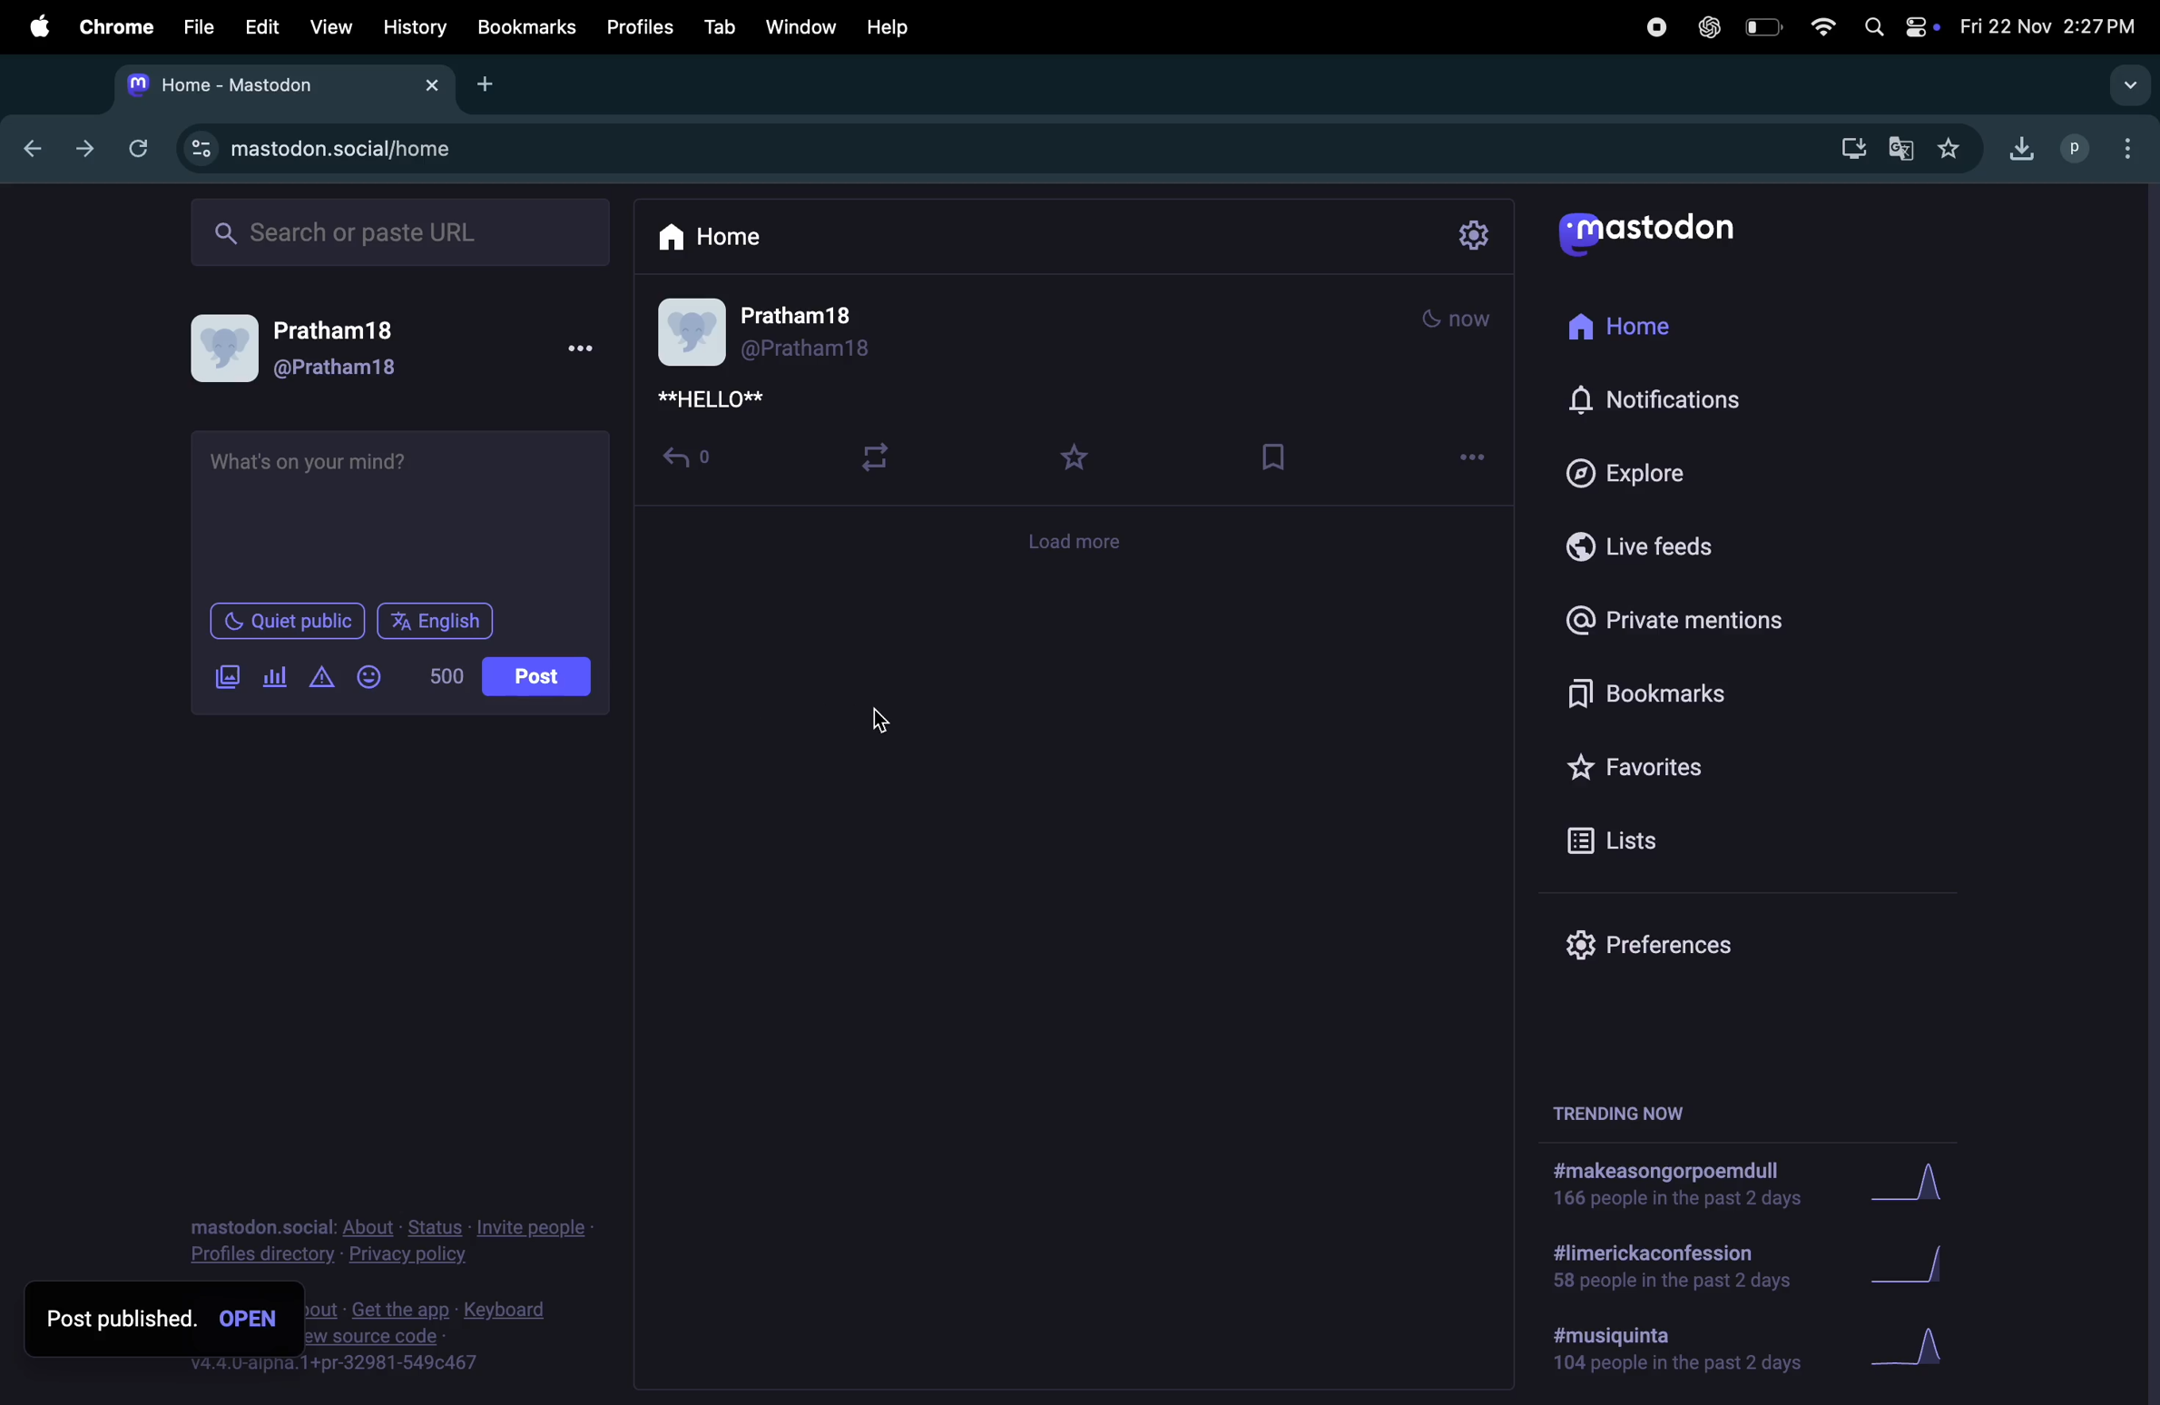 Image resolution: width=2160 pixels, height=1405 pixels. What do you see at coordinates (1451, 316) in the screenshot?
I see `time` at bounding box center [1451, 316].